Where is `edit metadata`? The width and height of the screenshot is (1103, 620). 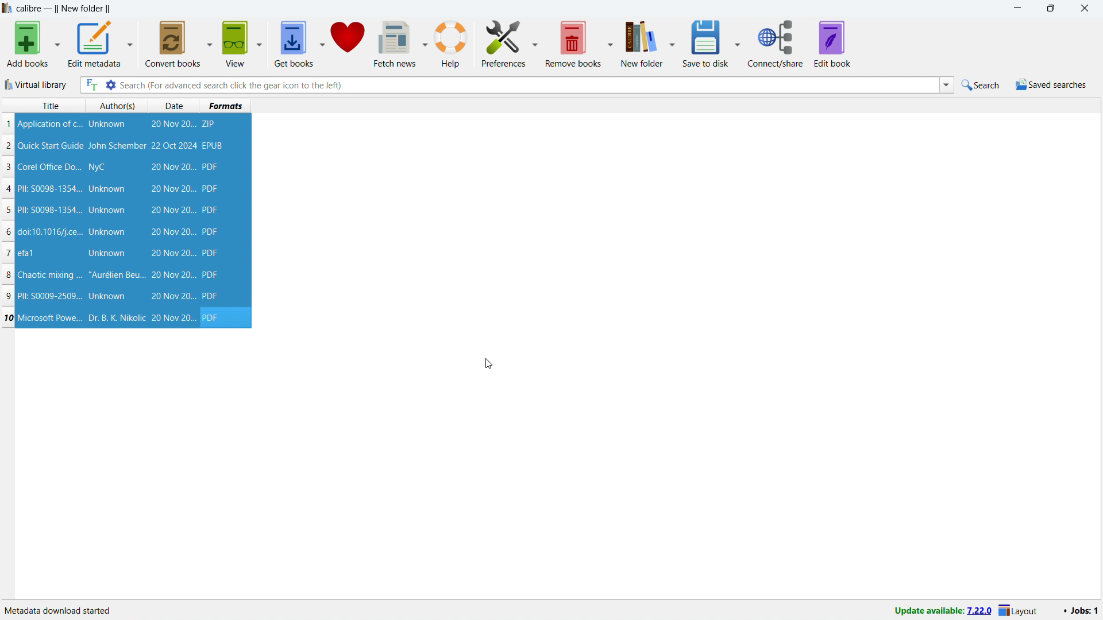 edit metadata is located at coordinates (95, 43).